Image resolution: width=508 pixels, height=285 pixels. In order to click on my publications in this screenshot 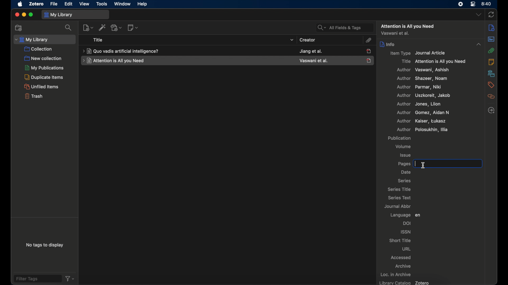, I will do `click(43, 68)`.